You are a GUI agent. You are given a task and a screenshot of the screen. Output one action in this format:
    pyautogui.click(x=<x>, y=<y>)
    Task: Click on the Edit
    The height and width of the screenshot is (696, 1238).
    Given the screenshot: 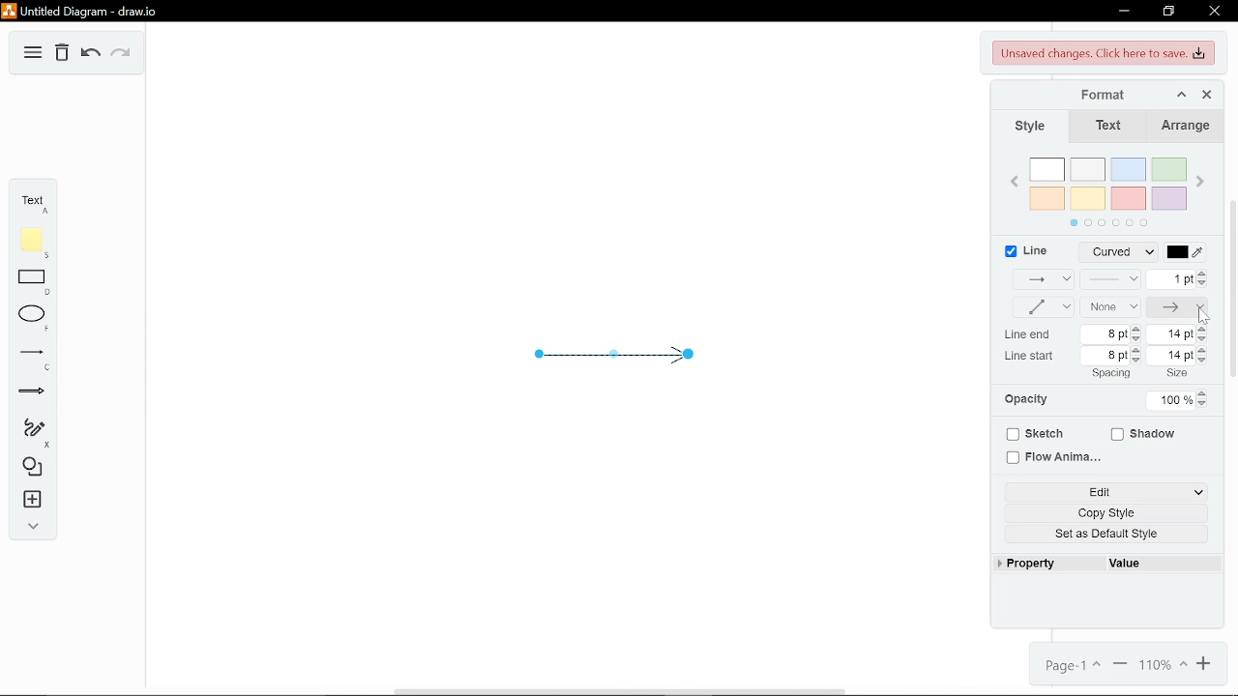 What is the action you would take?
    pyautogui.click(x=1105, y=492)
    